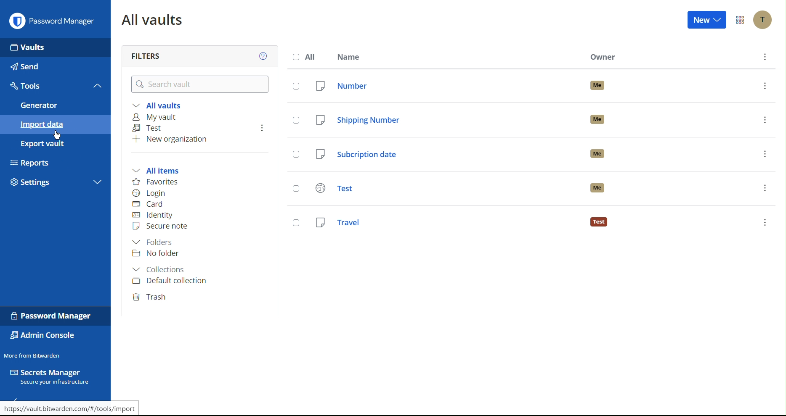  I want to click on Identity, so click(154, 215).